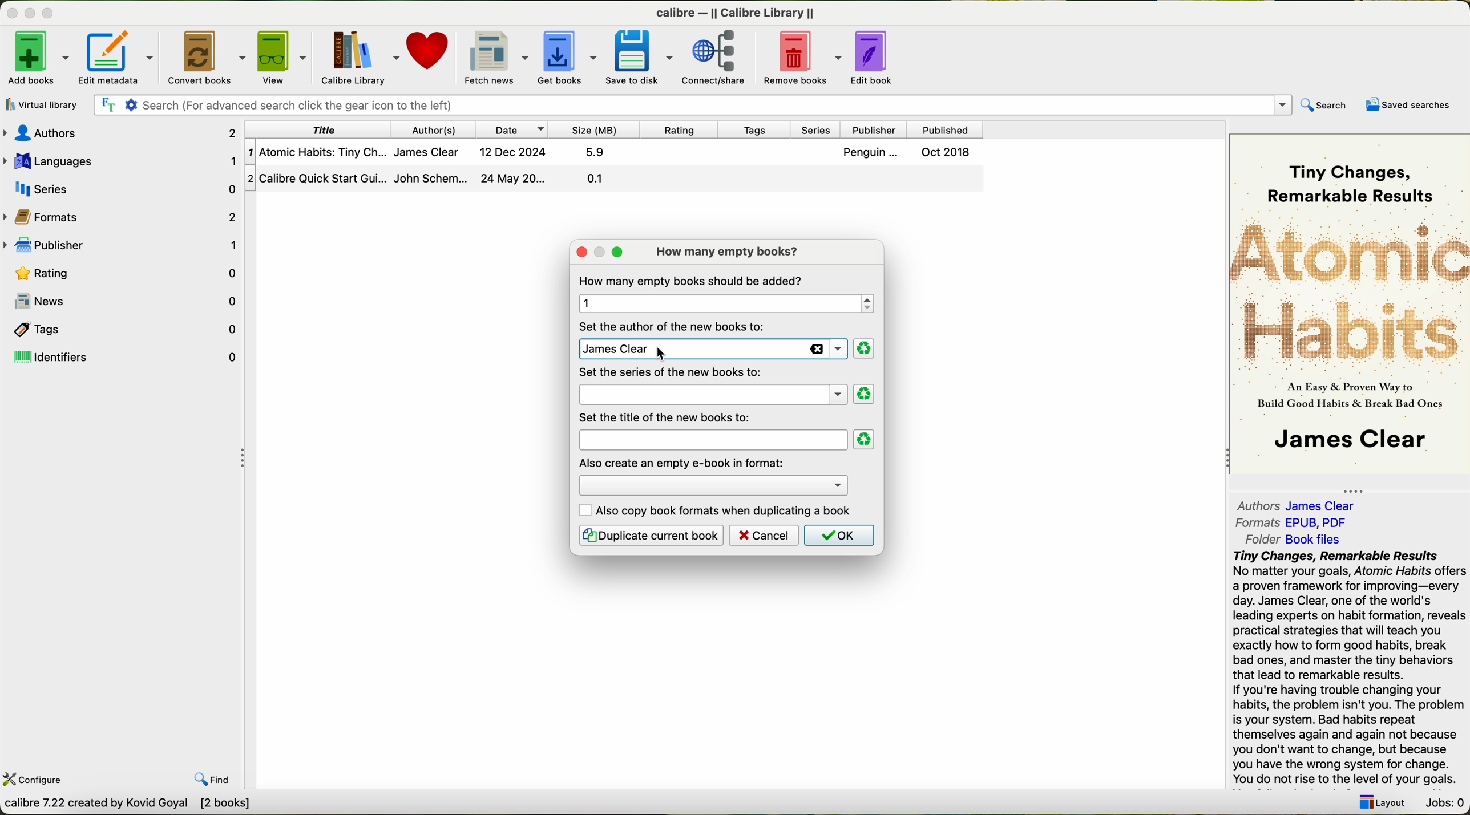  Describe the element at coordinates (696, 105) in the screenshot. I see `search bar` at that location.